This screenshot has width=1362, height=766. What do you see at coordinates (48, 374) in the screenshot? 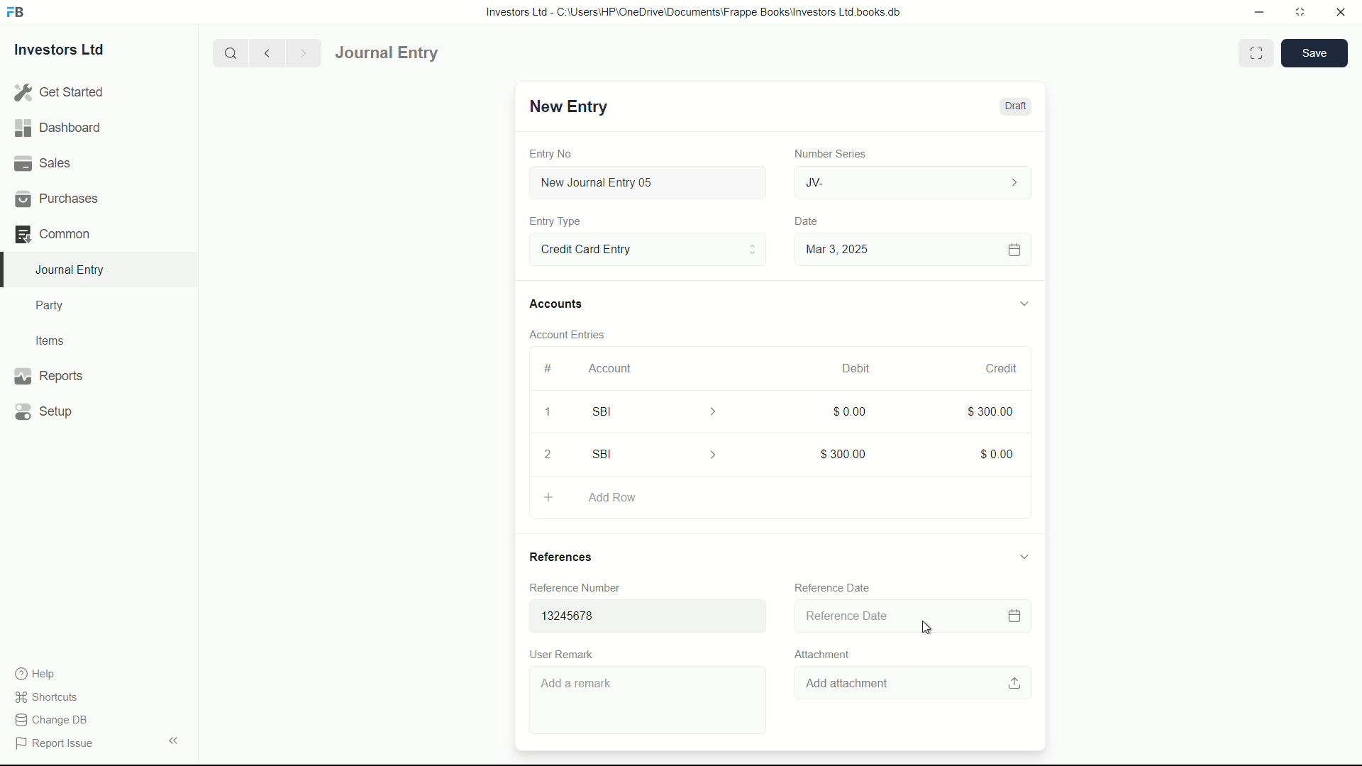
I see `Reports .` at bounding box center [48, 374].